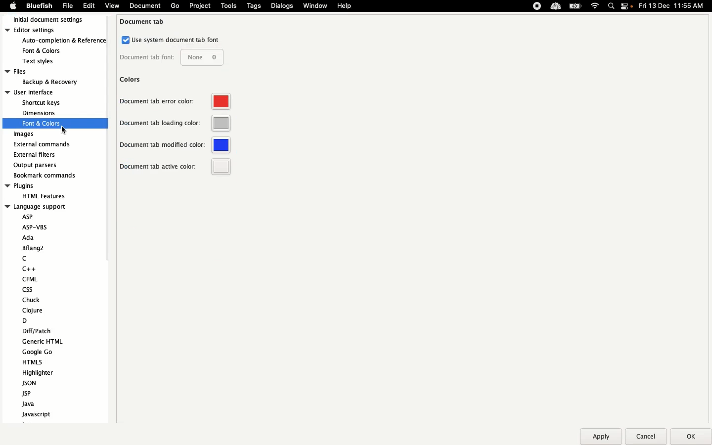 The image size is (712, 445). I want to click on auto-completion & refrences, so click(65, 41).